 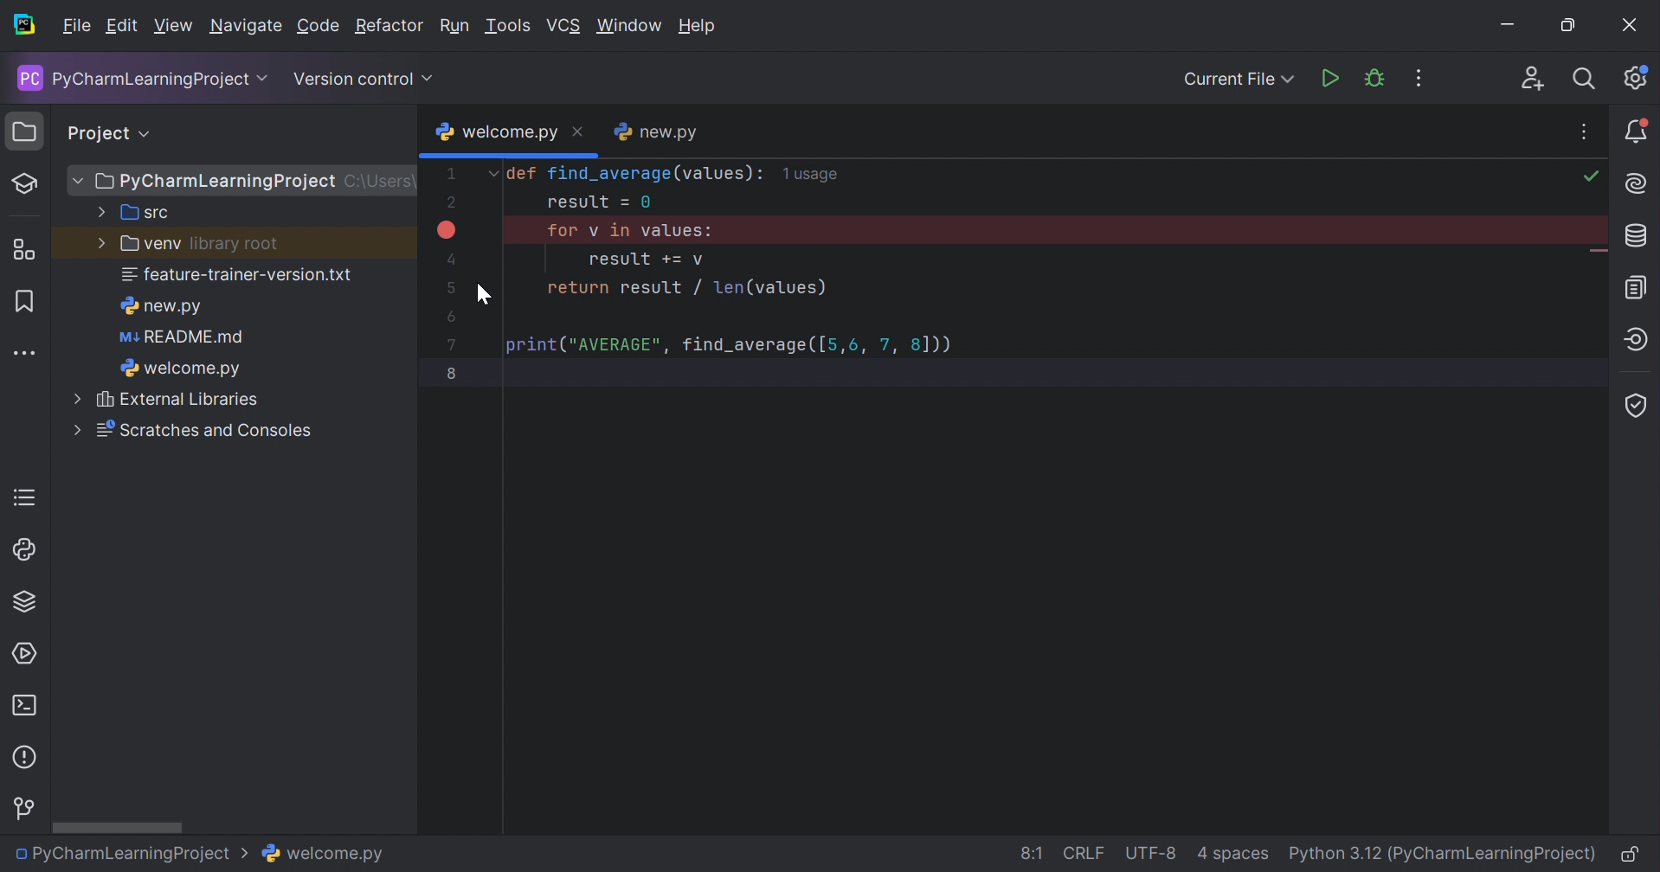 What do you see at coordinates (510, 26) in the screenshot?
I see `Tools` at bounding box center [510, 26].